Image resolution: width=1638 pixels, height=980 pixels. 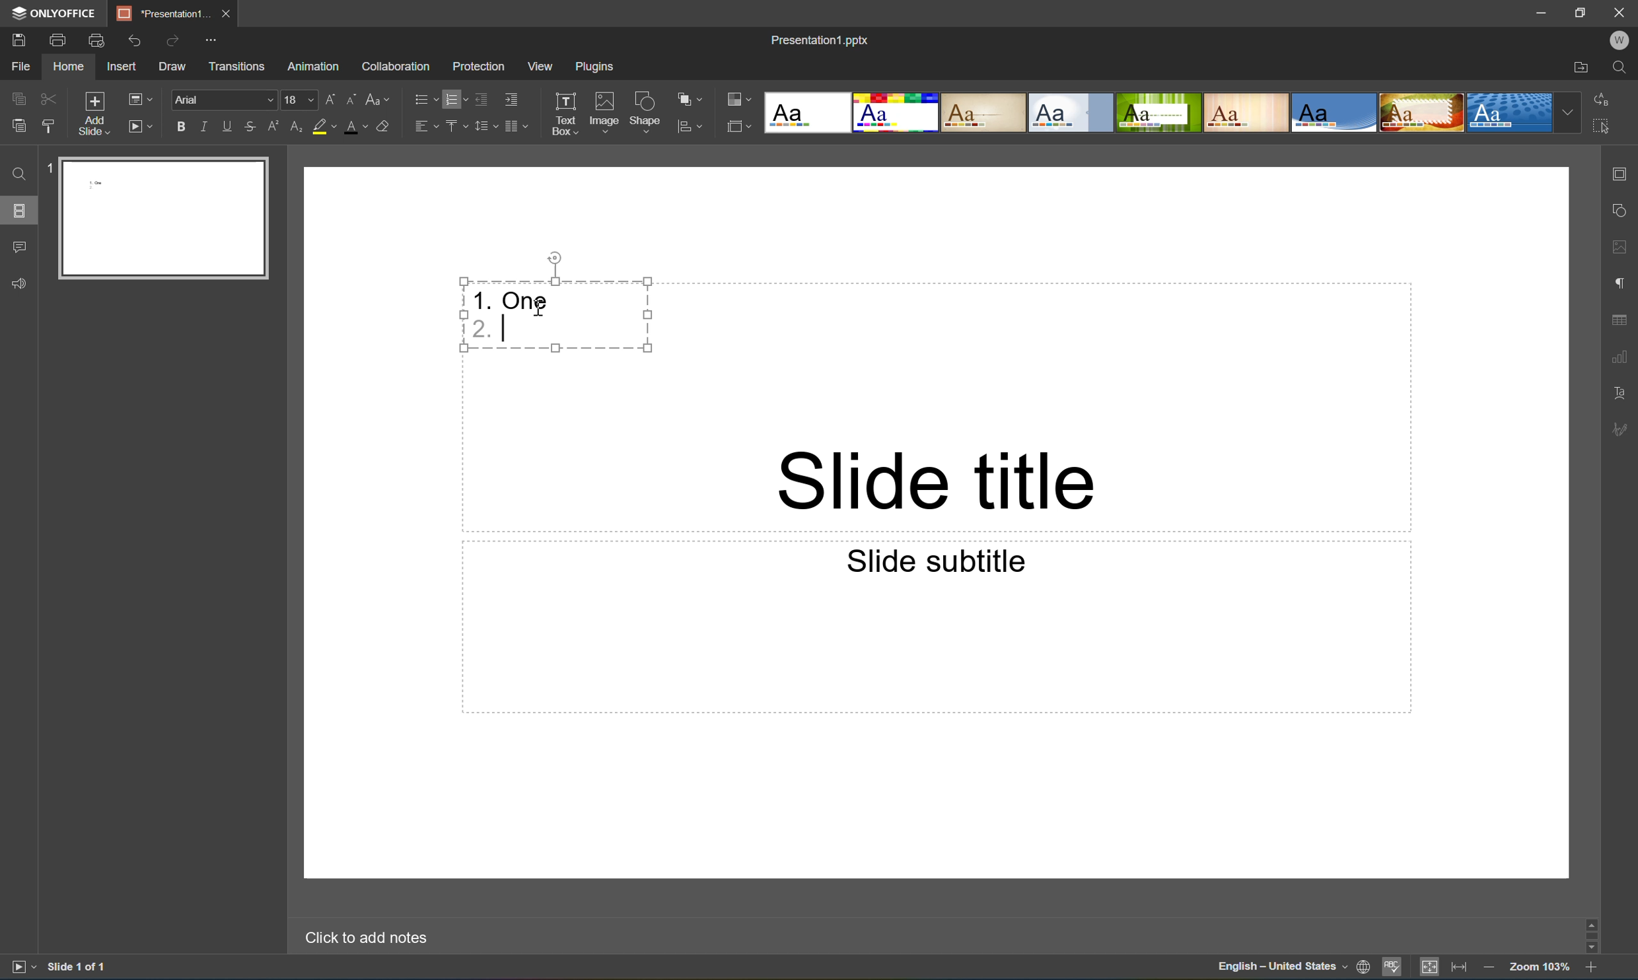 What do you see at coordinates (50, 126) in the screenshot?
I see `Copy style` at bounding box center [50, 126].